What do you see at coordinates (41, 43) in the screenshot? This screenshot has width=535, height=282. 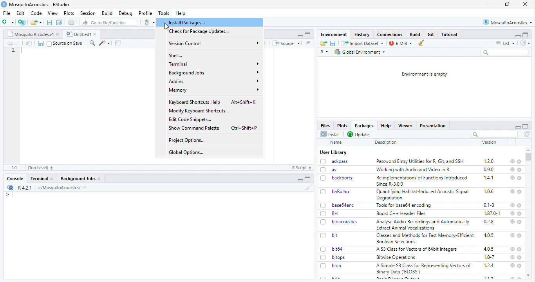 I see `save` at bounding box center [41, 43].